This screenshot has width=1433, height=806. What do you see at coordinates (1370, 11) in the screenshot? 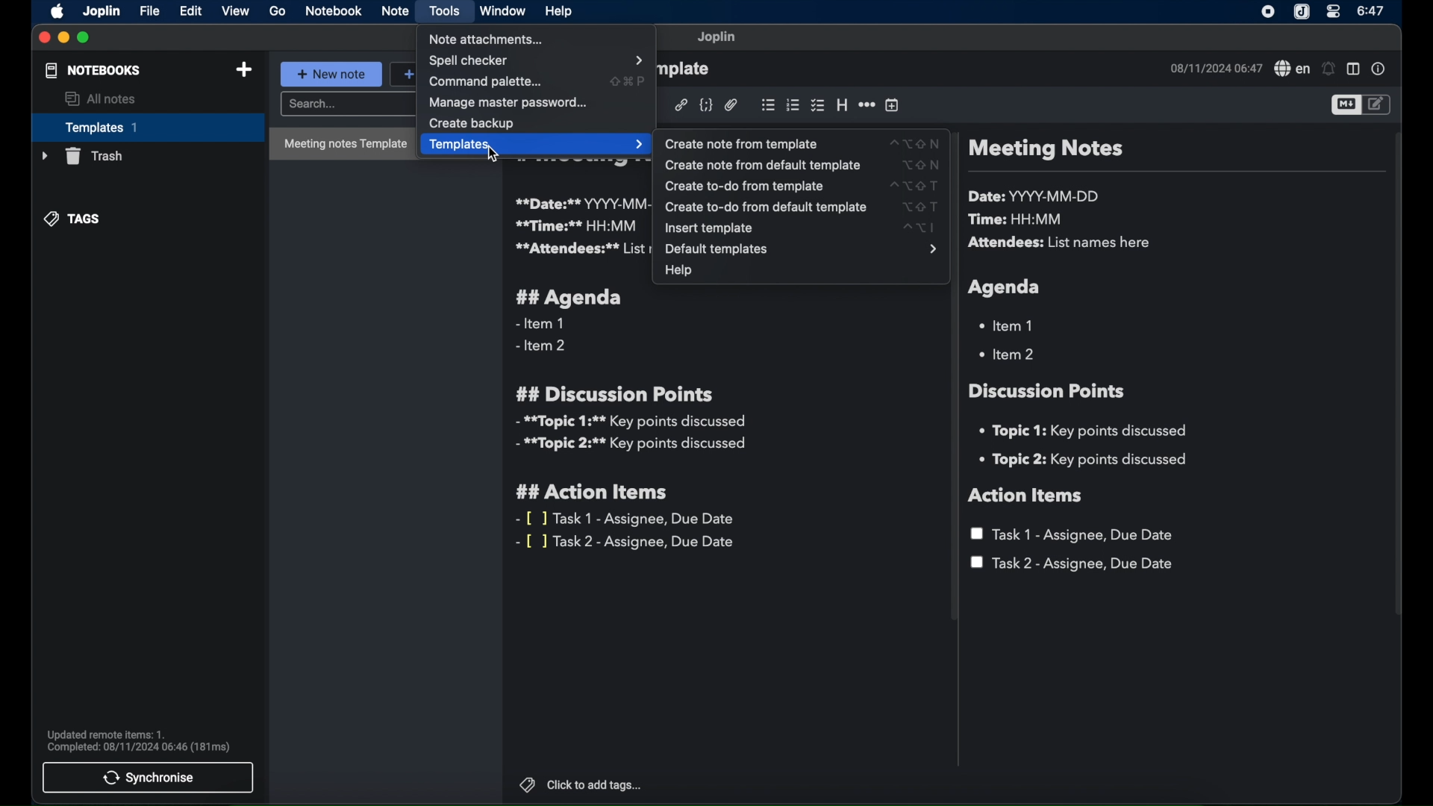
I see `6:47 ` at bounding box center [1370, 11].